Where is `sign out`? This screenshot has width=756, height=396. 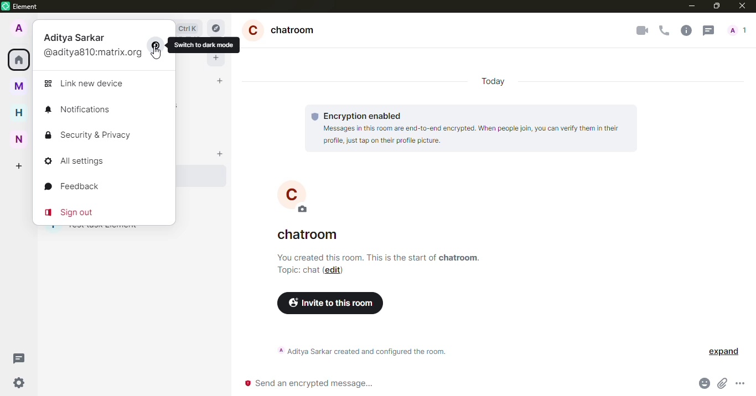 sign out is located at coordinates (71, 213).